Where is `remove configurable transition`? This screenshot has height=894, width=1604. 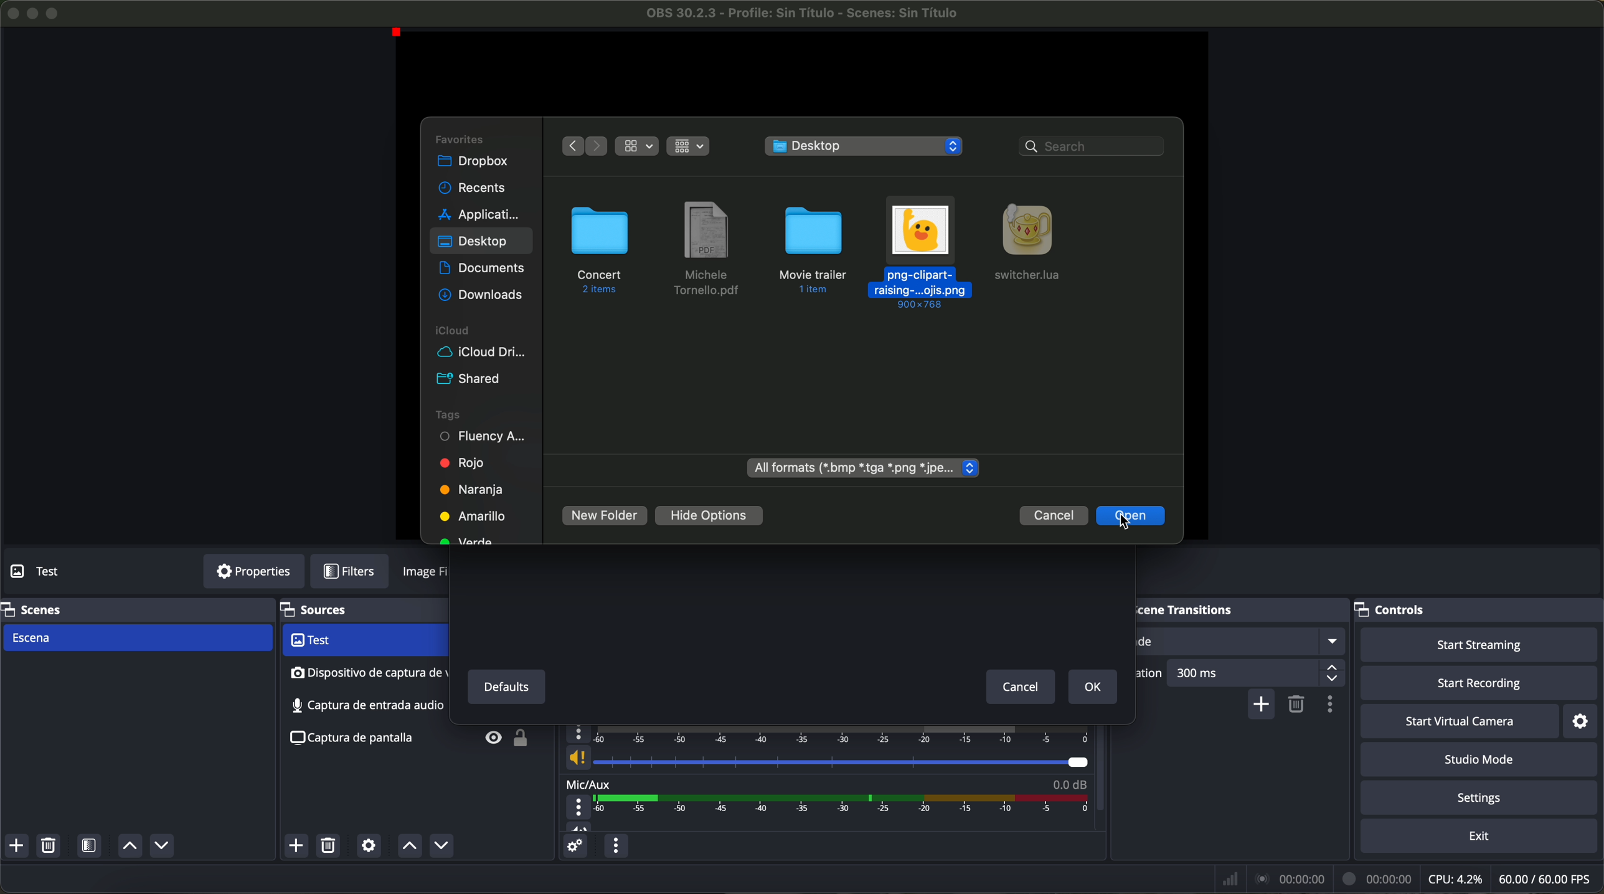
remove configurable transition is located at coordinates (1298, 705).